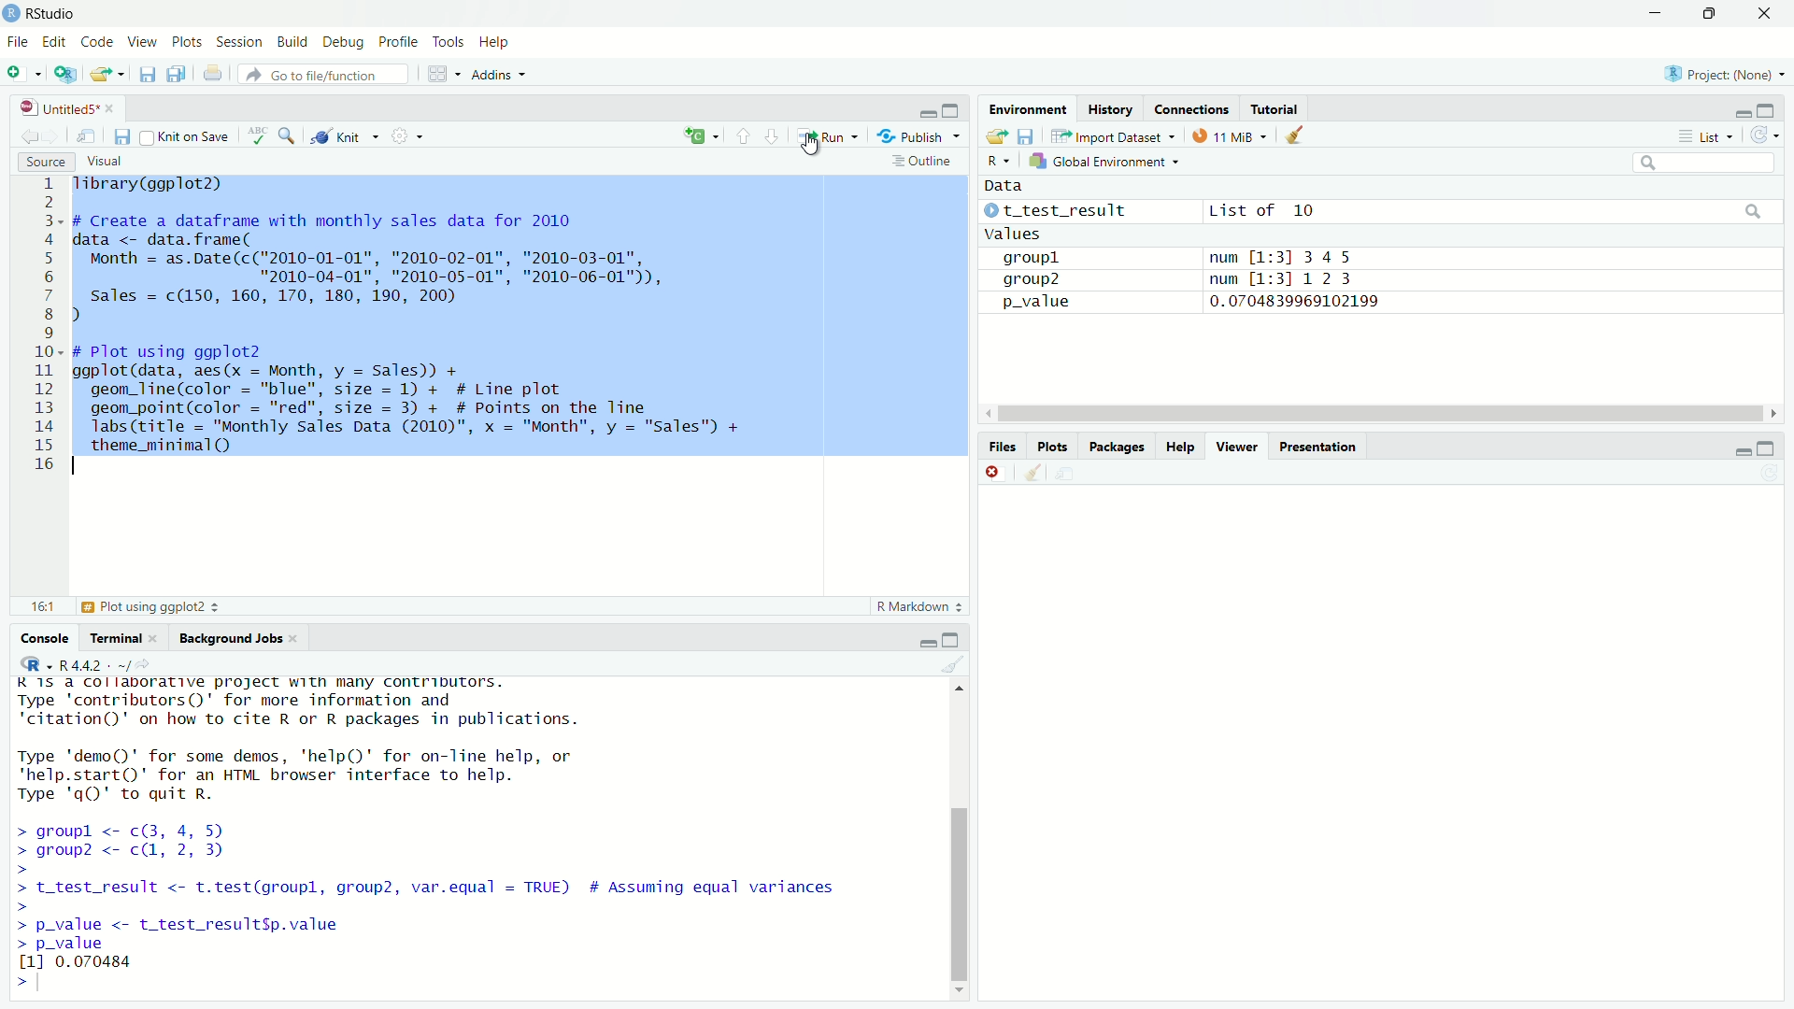 The height and width of the screenshot is (1009, 1794). What do you see at coordinates (1714, 15) in the screenshot?
I see `down` at bounding box center [1714, 15].